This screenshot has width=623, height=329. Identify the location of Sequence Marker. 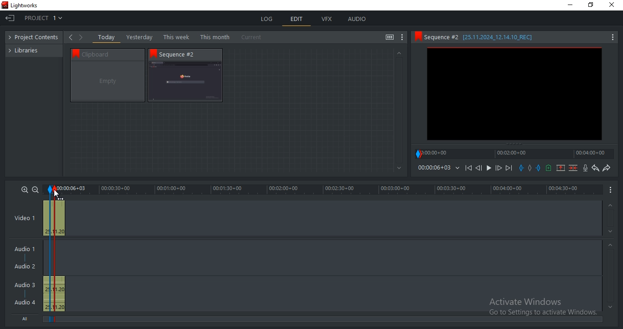
(49, 255).